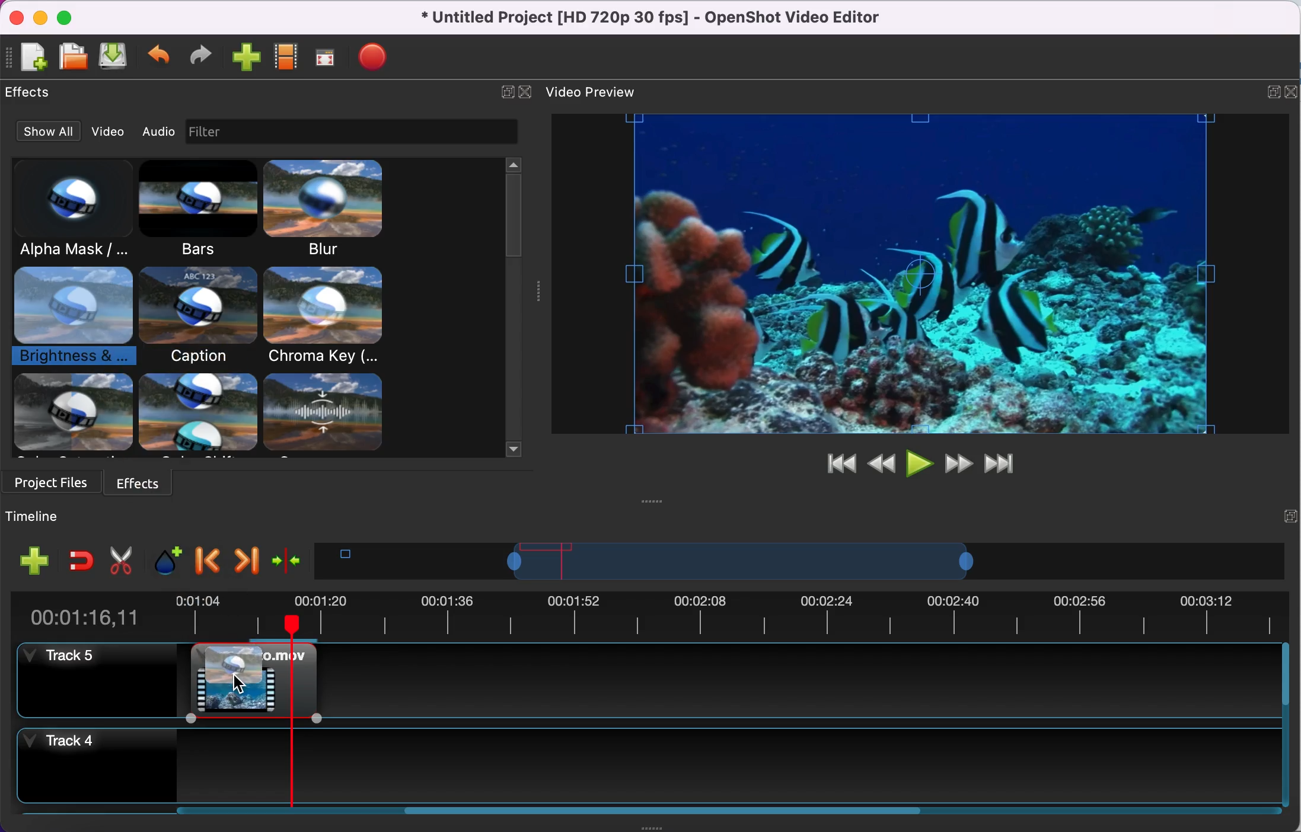 The image size is (1301, 832). Describe the element at coordinates (1001, 464) in the screenshot. I see `jump to end` at that location.